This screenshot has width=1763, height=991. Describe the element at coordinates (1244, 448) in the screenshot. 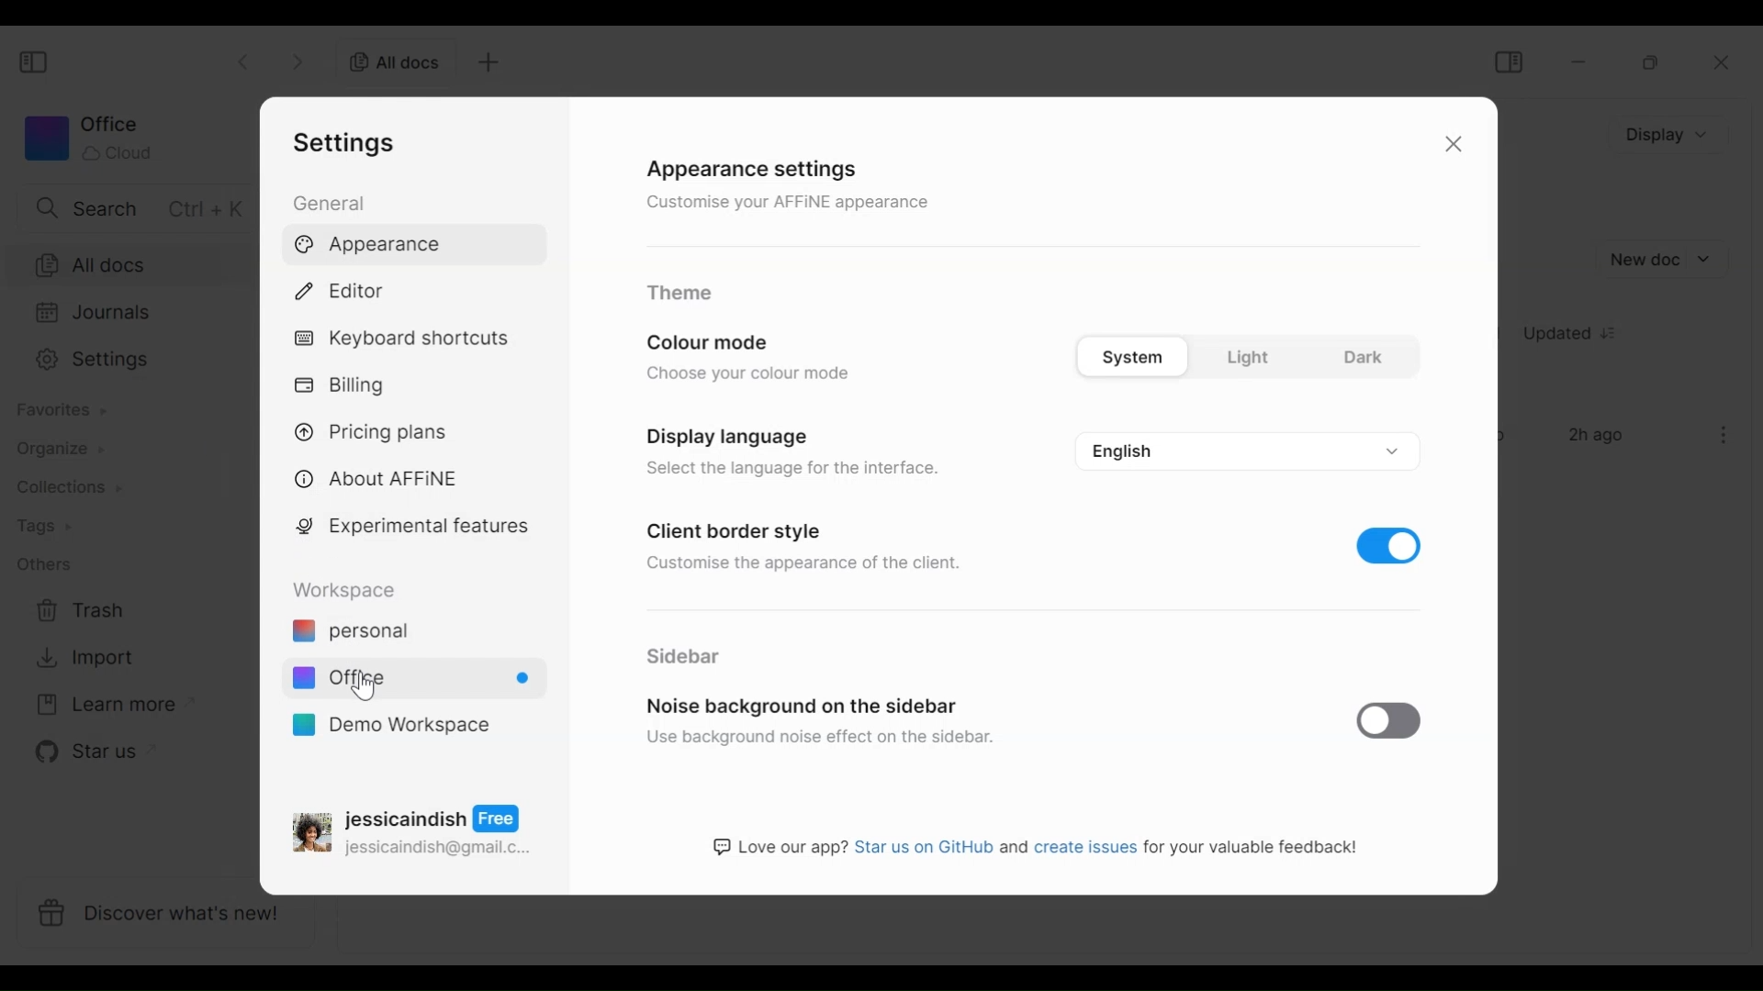

I see `language options` at that location.